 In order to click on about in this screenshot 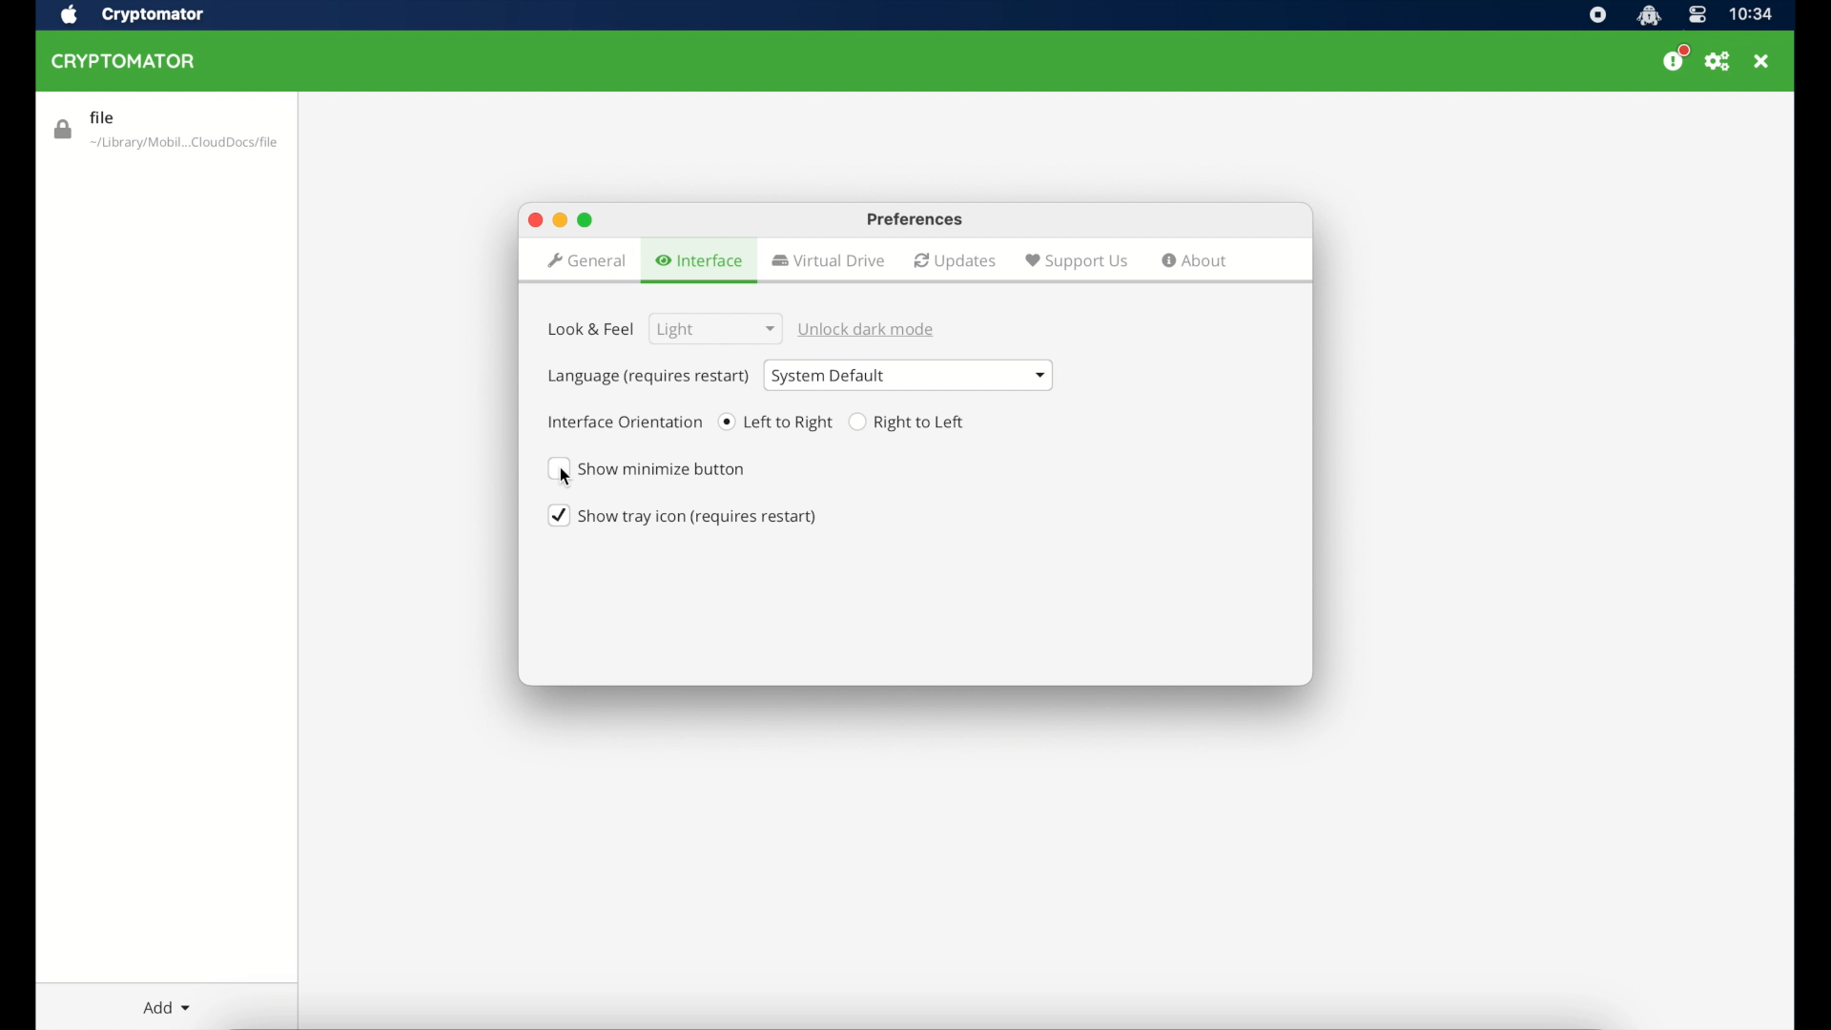, I will do `click(1195, 260)`.